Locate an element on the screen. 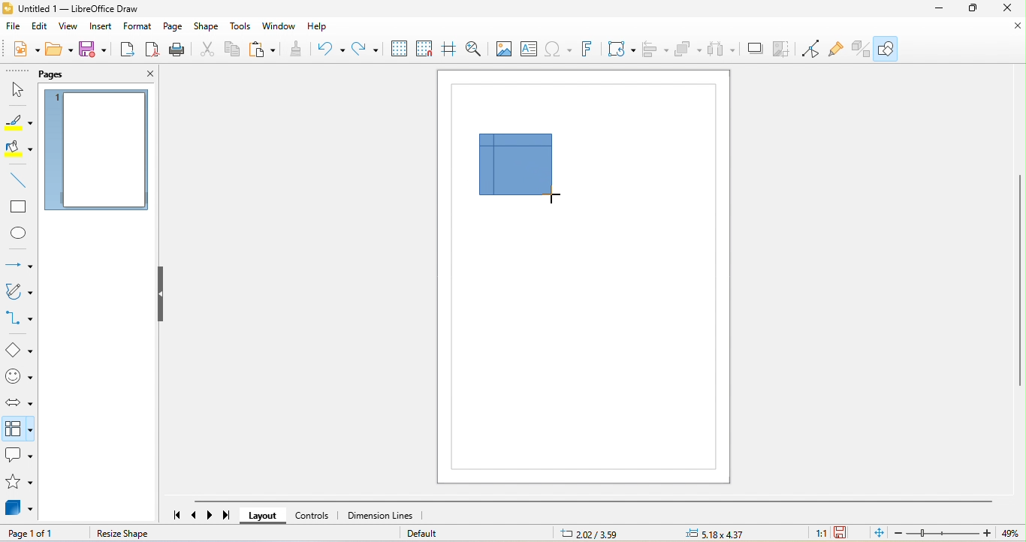  pages is located at coordinates (71, 73).